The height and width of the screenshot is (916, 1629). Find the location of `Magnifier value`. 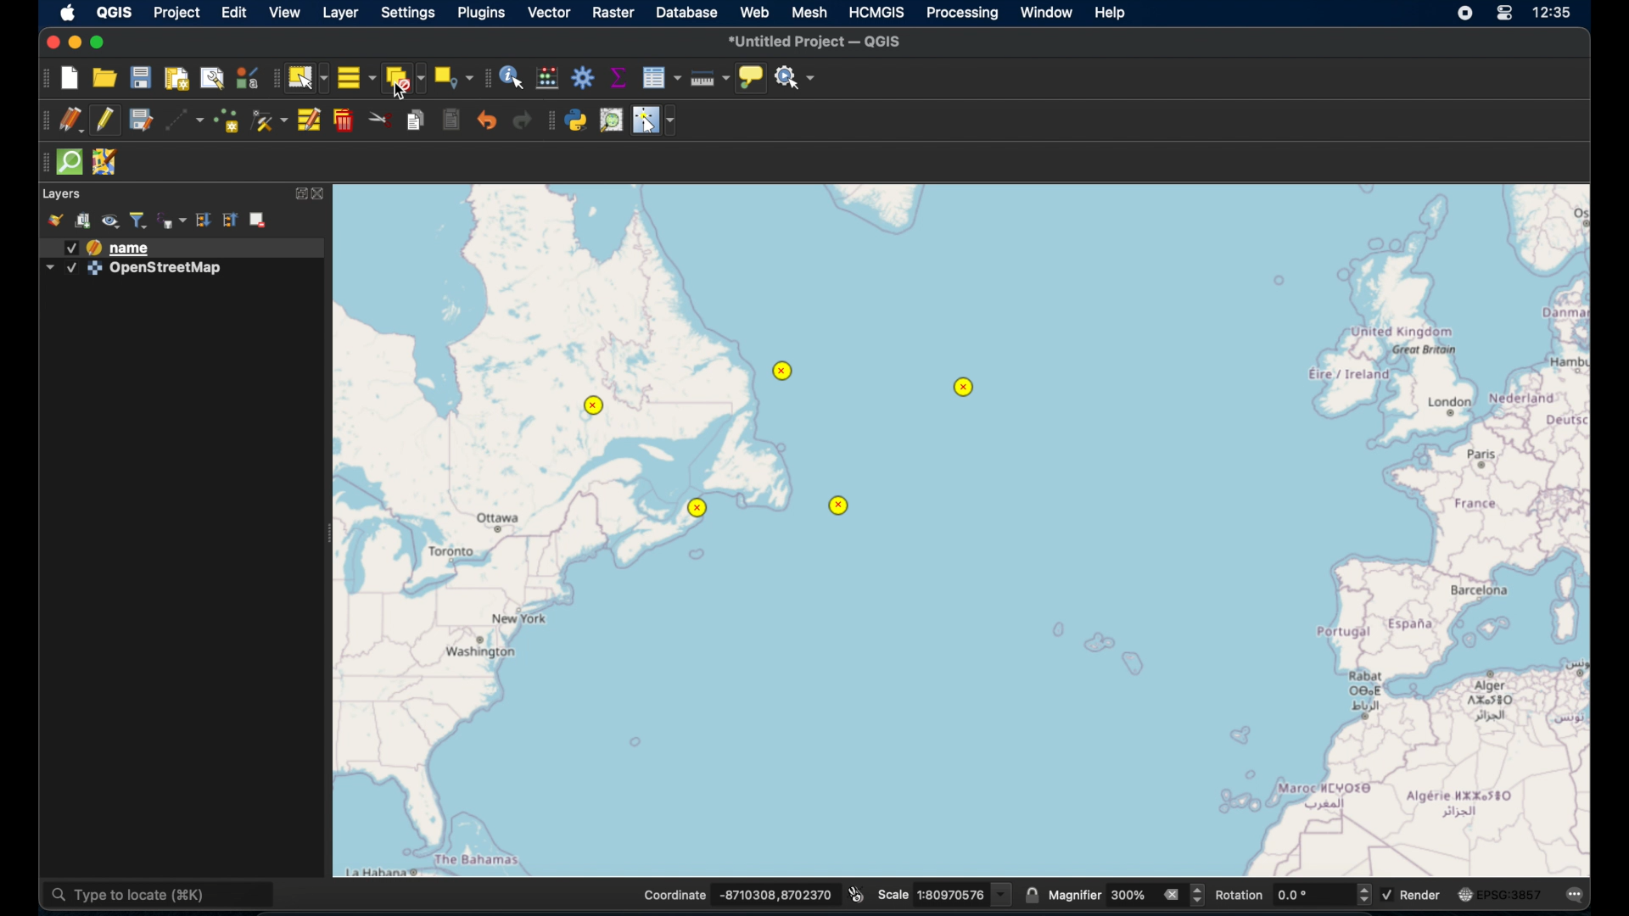

Magnifier value is located at coordinates (1129, 895).